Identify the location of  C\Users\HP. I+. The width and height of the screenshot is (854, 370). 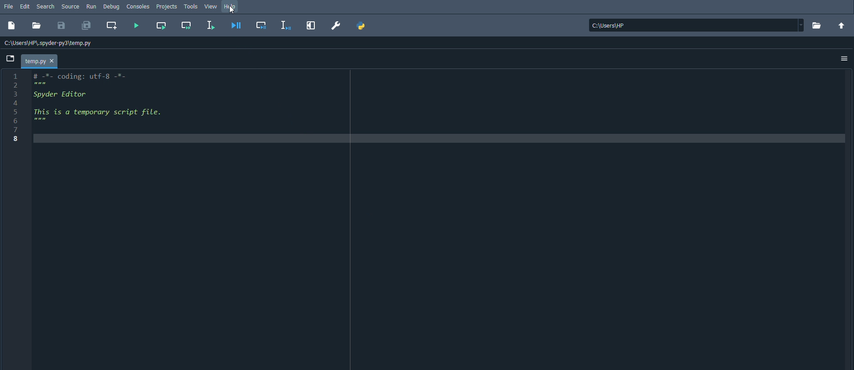
(696, 25).